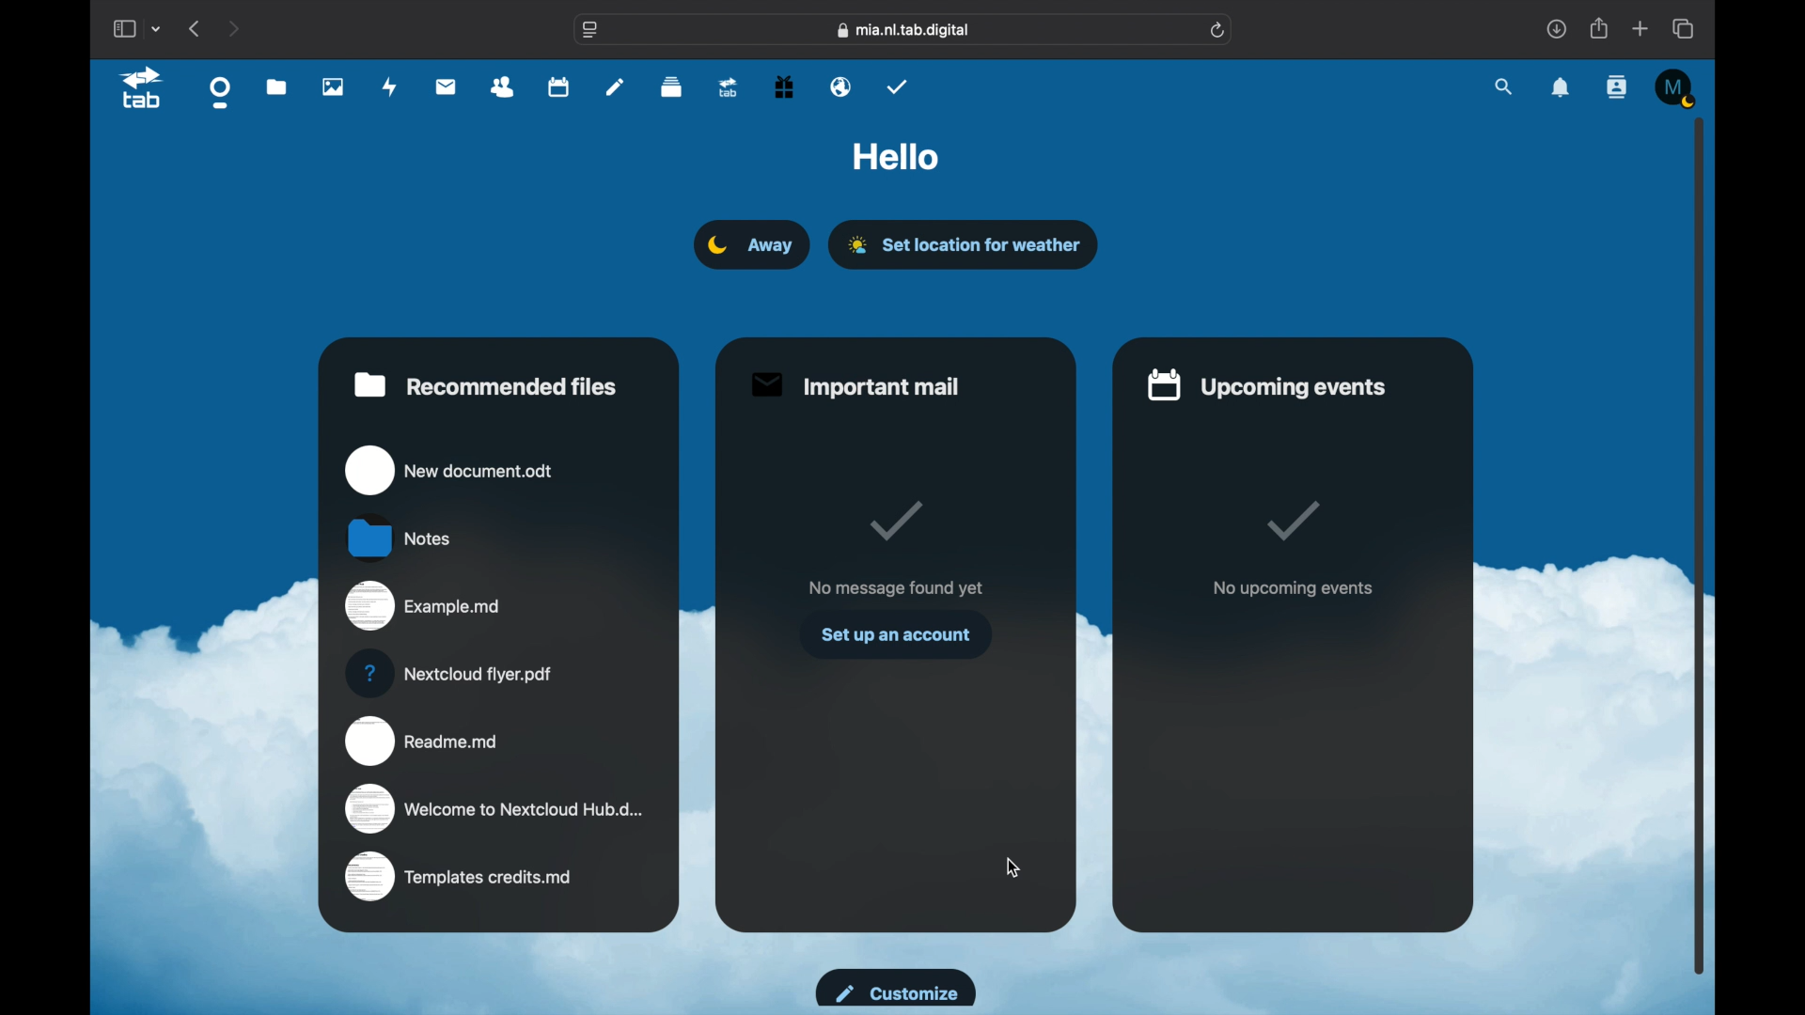 This screenshot has height=1015, width=1805. Describe the element at coordinates (1505, 87) in the screenshot. I see `search` at that location.